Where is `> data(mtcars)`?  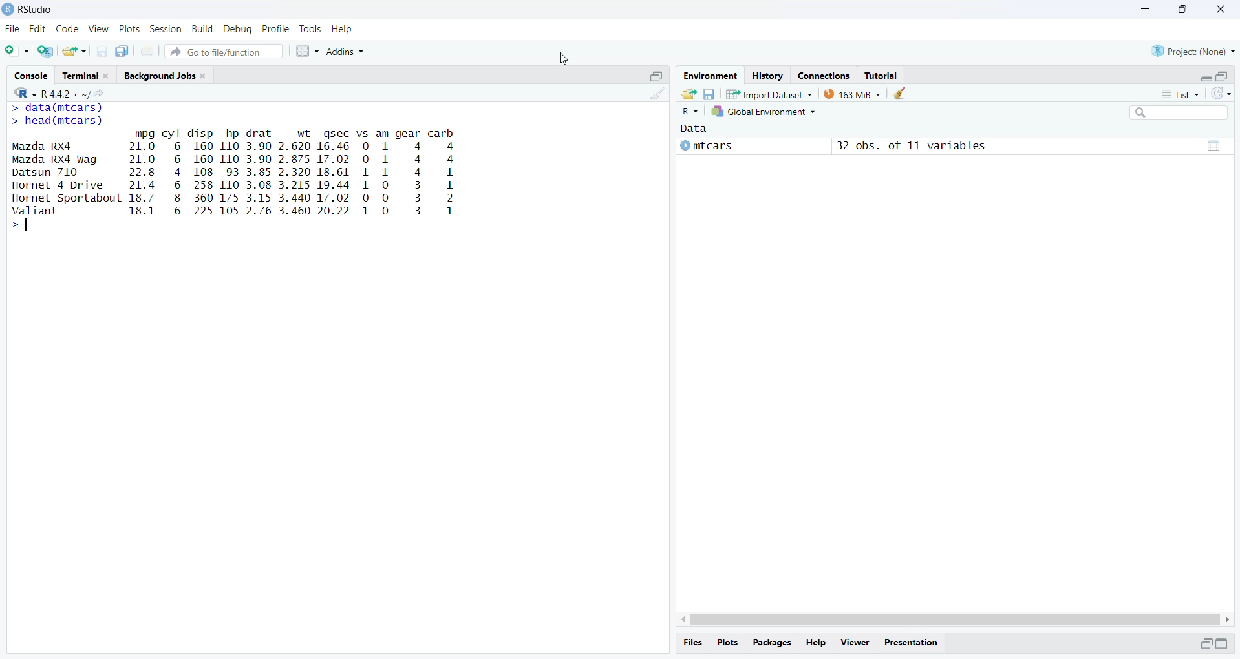 > data(mtcars) is located at coordinates (57, 108).